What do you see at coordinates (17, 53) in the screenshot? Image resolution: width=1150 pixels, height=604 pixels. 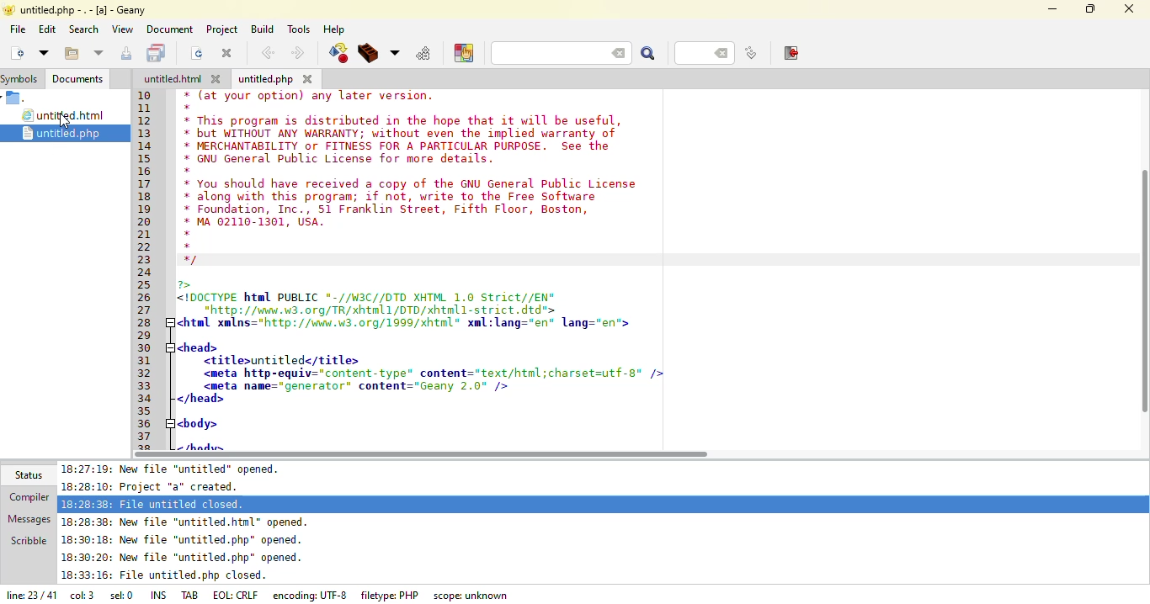 I see `create new file` at bounding box center [17, 53].